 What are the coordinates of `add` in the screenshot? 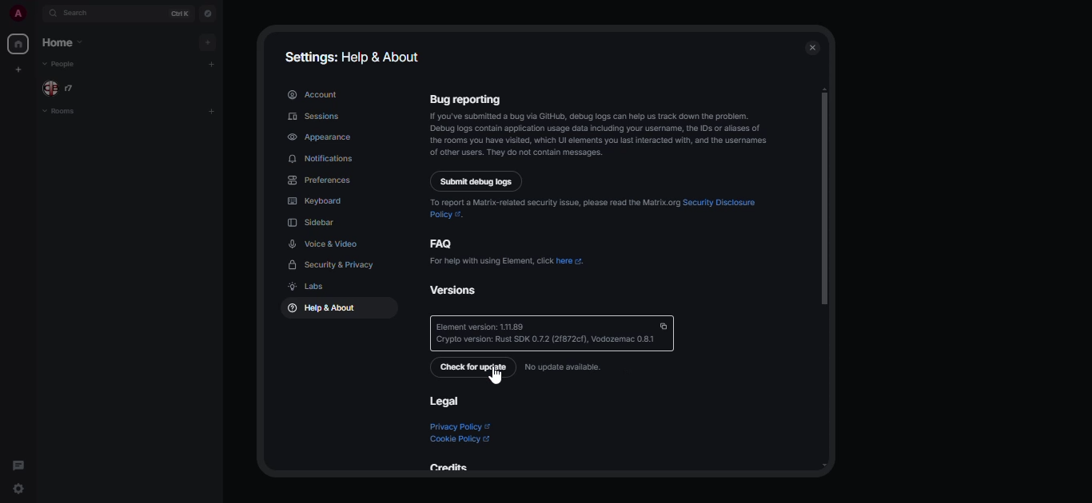 It's located at (213, 65).